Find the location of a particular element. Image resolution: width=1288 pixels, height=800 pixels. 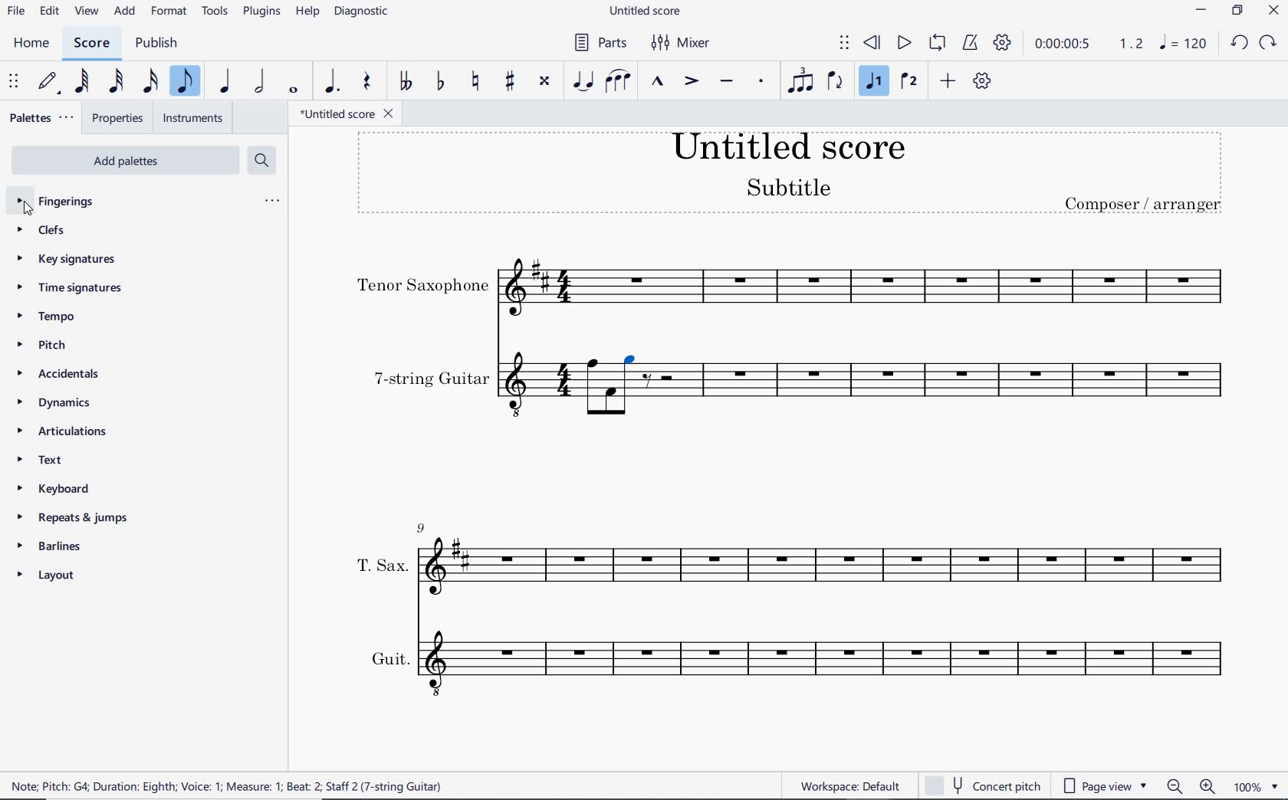

TIE is located at coordinates (582, 80).